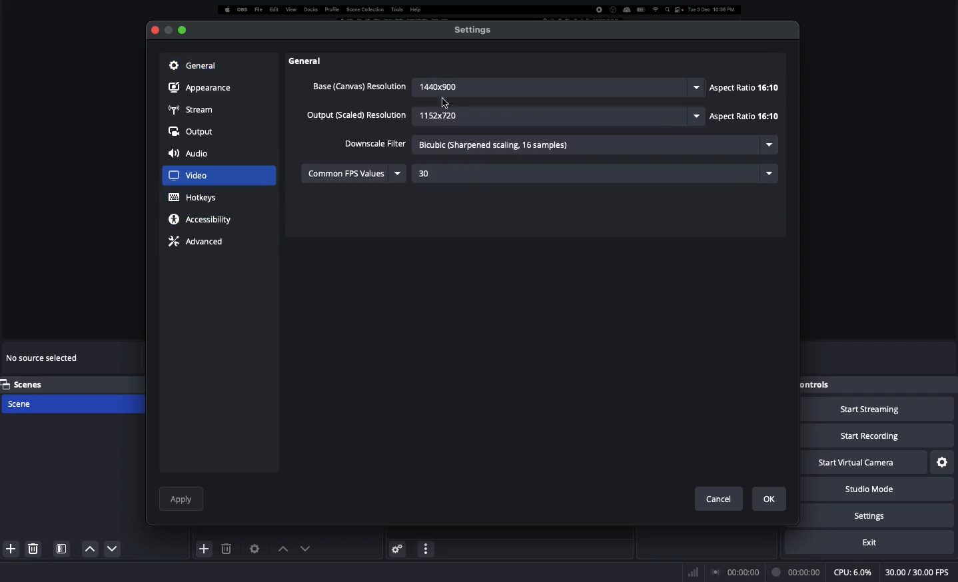  Describe the element at coordinates (474, 29) in the screenshot. I see `Settings` at that location.